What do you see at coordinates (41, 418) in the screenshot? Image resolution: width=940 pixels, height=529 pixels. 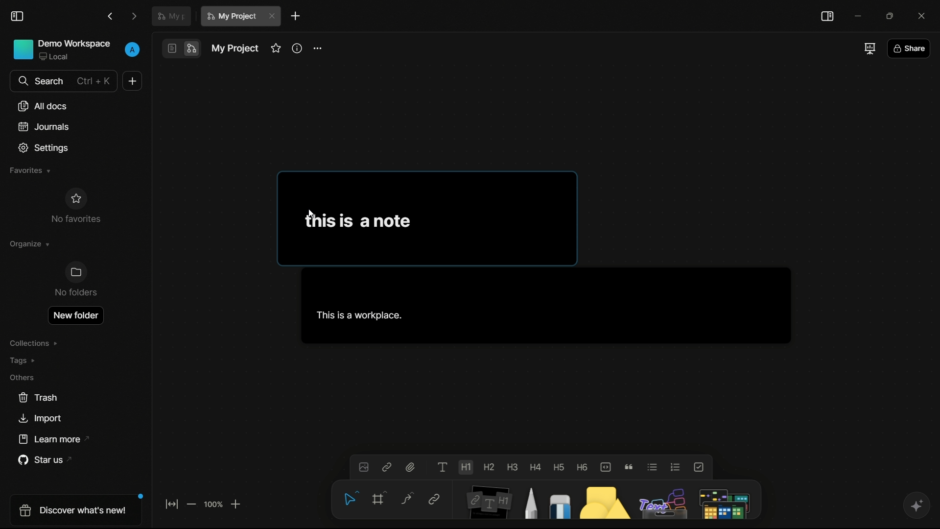 I see `import` at bounding box center [41, 418].